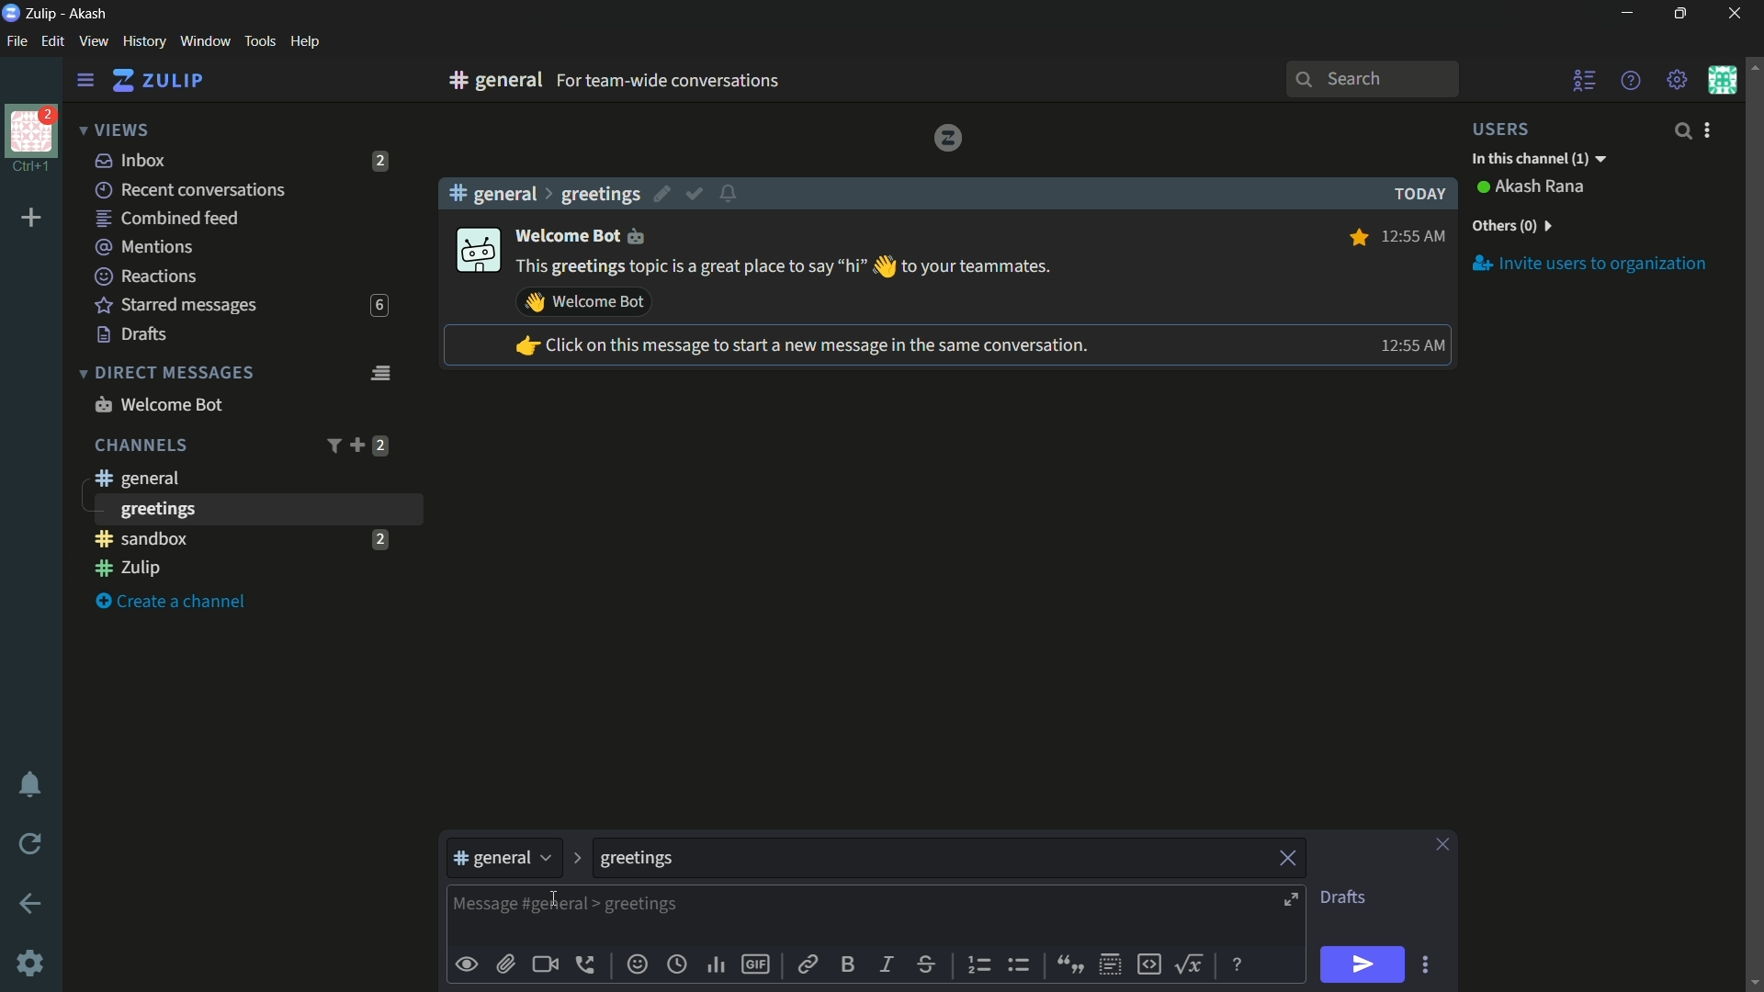 This screenshot has height=992, width=1764. I want to click on strikethrough, so click(927, 966).